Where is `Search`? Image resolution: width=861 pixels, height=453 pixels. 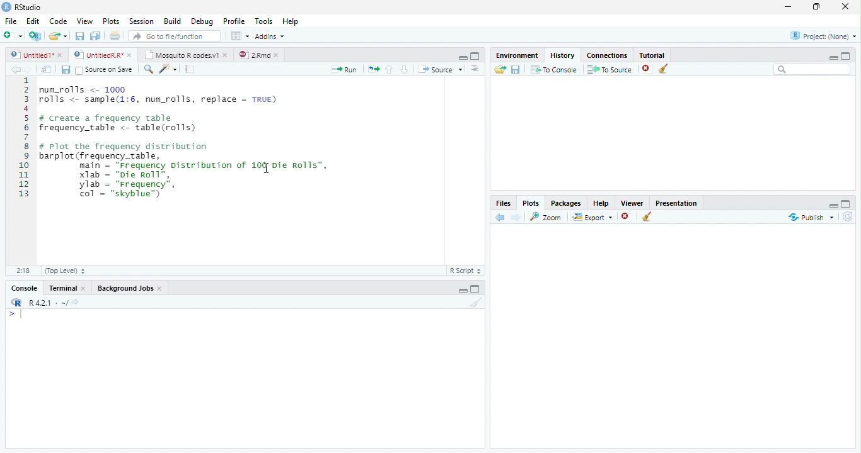
Search is located at coordinates (811, 69).